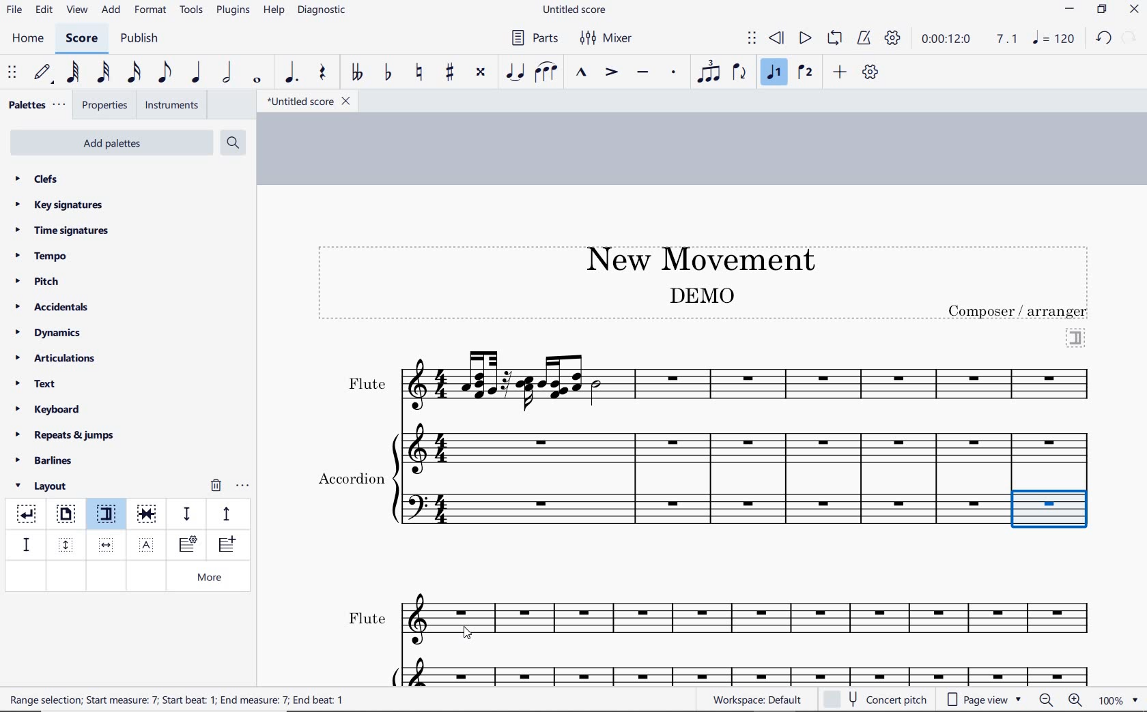 The height and width of the screenshot is (712, 1147). I want to click on tempo, so click(45, 255).